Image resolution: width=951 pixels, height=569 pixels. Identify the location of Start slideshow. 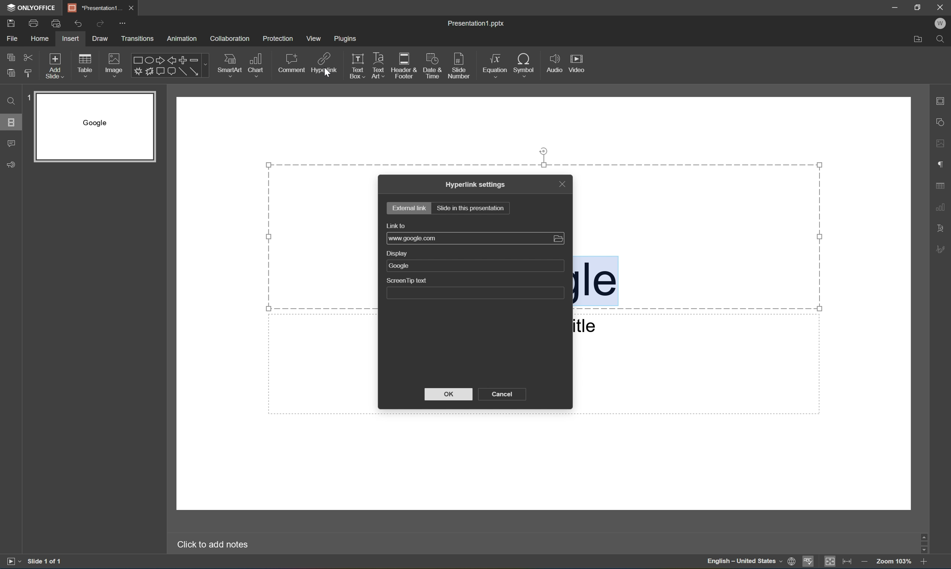
(11, 563).